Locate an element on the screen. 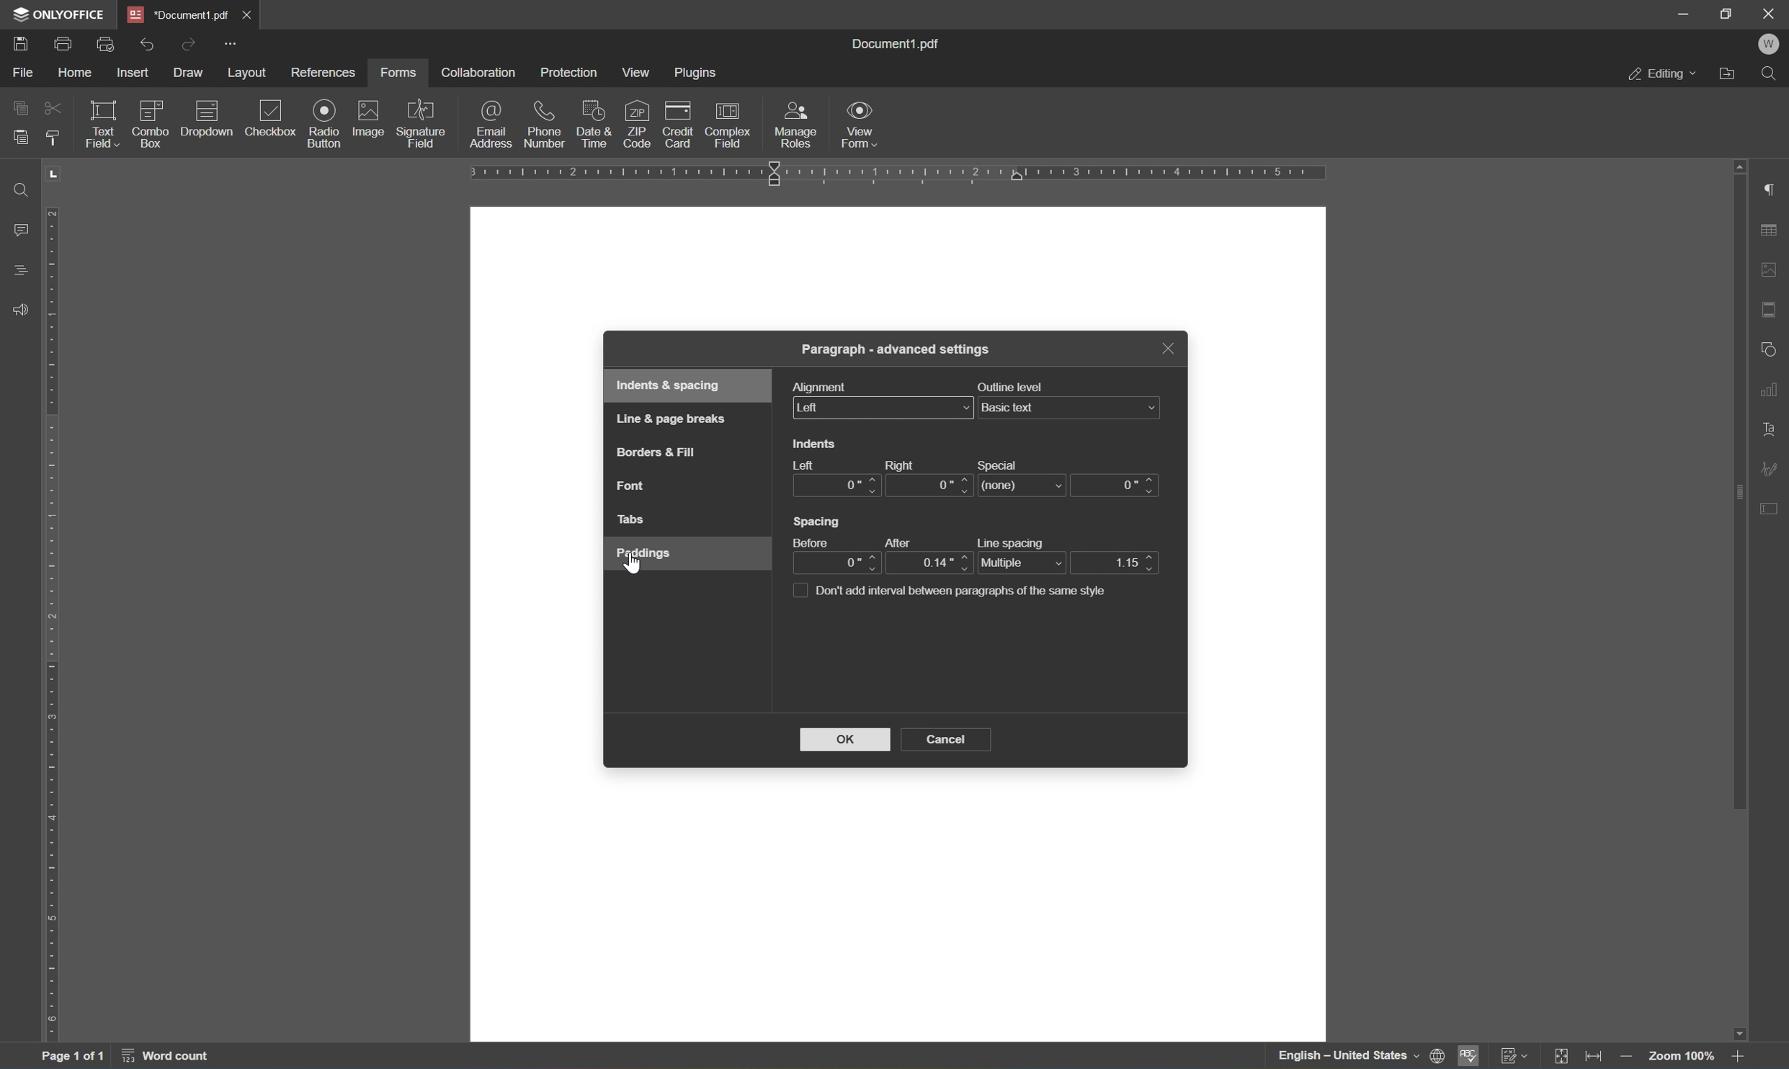 The image size is (1789, 1069). phone number is located at coordinates (543, 125).